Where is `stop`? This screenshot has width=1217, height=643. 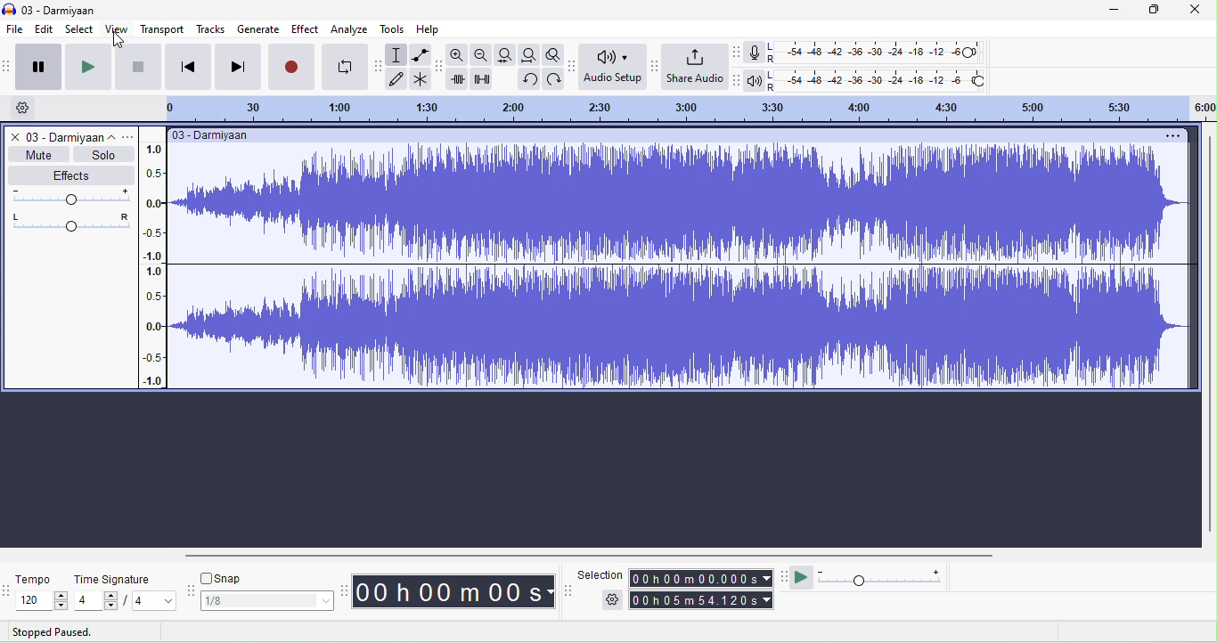
stop is located at coordinates (138, 66).